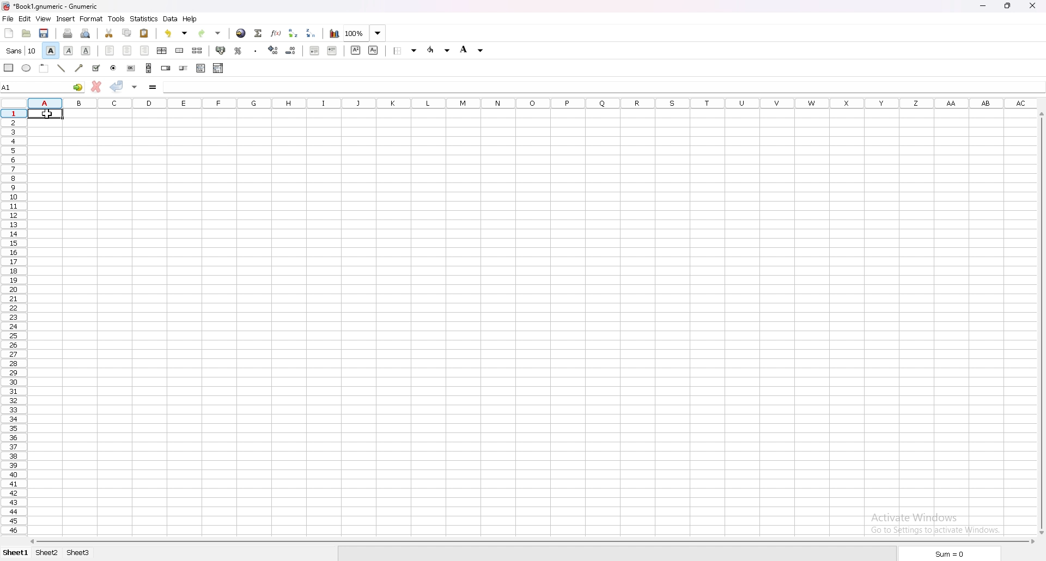 The width and height of the screenshot is (1046, 561). Describe the element at coordinates (276, 33) in the screenshot. I see `functions` at that location.